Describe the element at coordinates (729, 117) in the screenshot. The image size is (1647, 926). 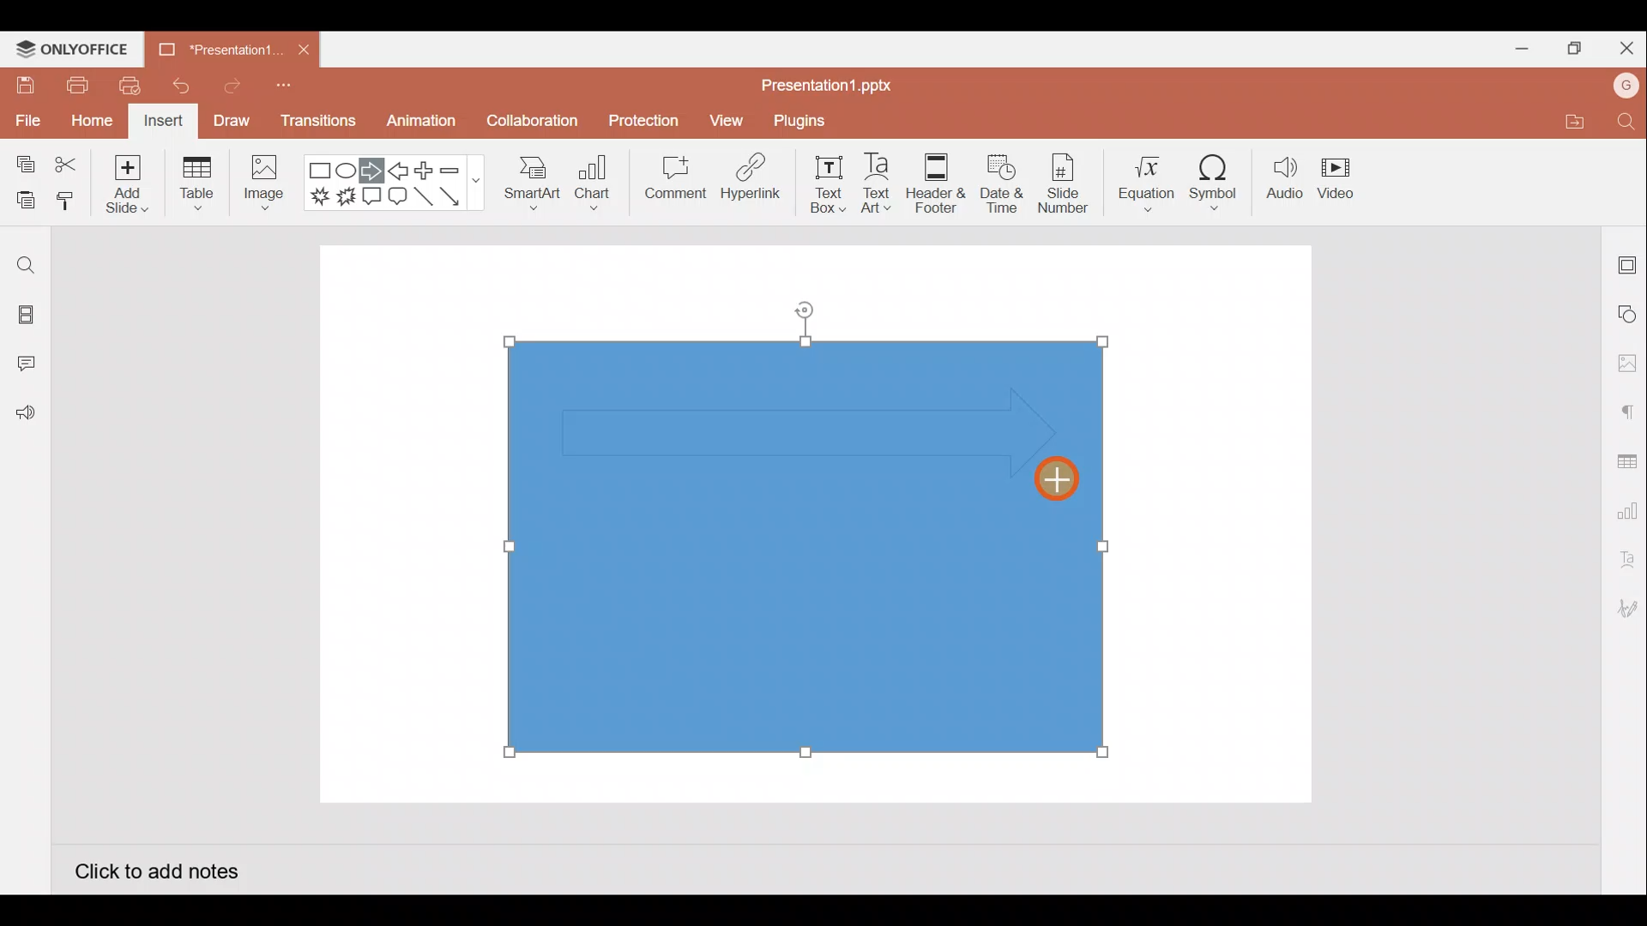
I see `View` at that location.